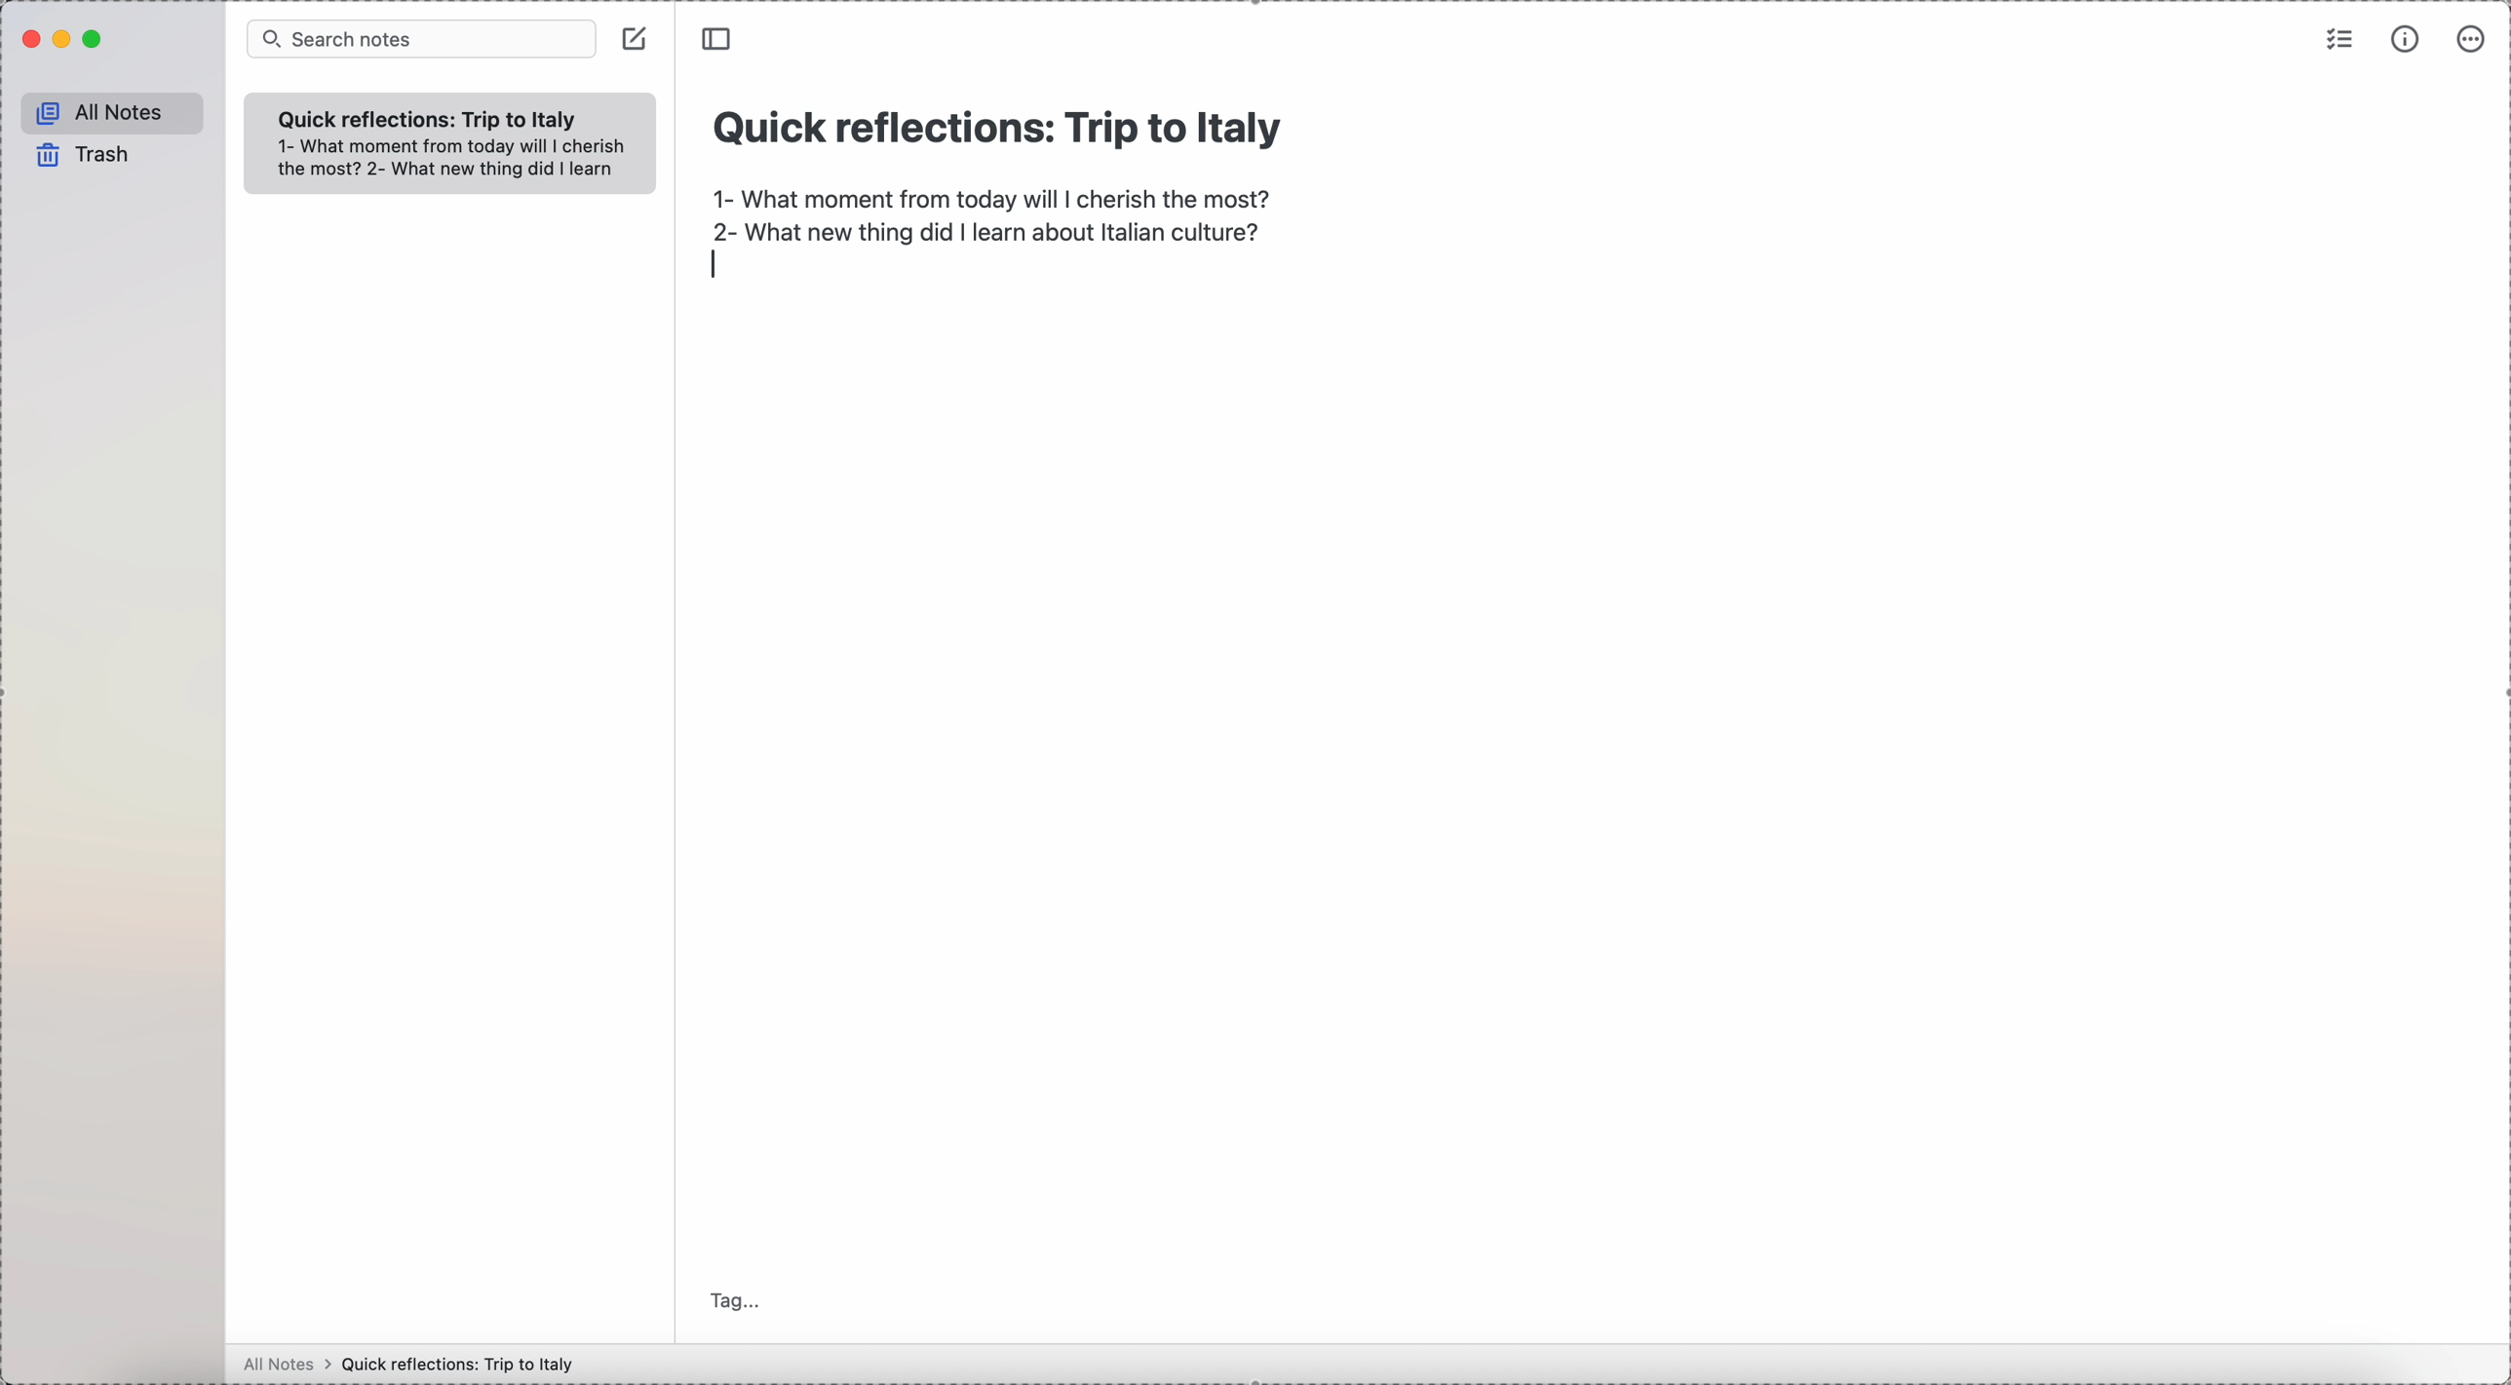 The width and height of the screenshot is (2511, 1385). I want to click on all notes, so click(103, 109).